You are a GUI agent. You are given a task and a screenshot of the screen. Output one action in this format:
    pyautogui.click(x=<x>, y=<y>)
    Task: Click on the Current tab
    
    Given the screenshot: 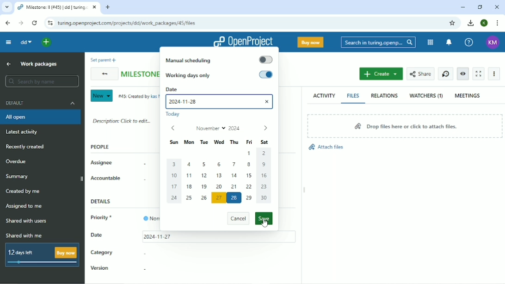 What is the action you would take?
    pyautogui.click(x=56, y=7)
    